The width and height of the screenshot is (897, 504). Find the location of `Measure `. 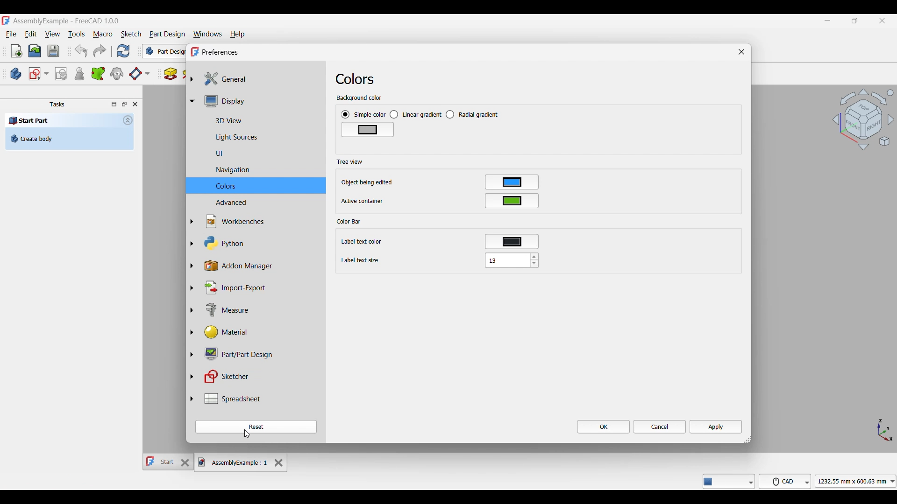

Measure  is located at coordinates (219, 309).